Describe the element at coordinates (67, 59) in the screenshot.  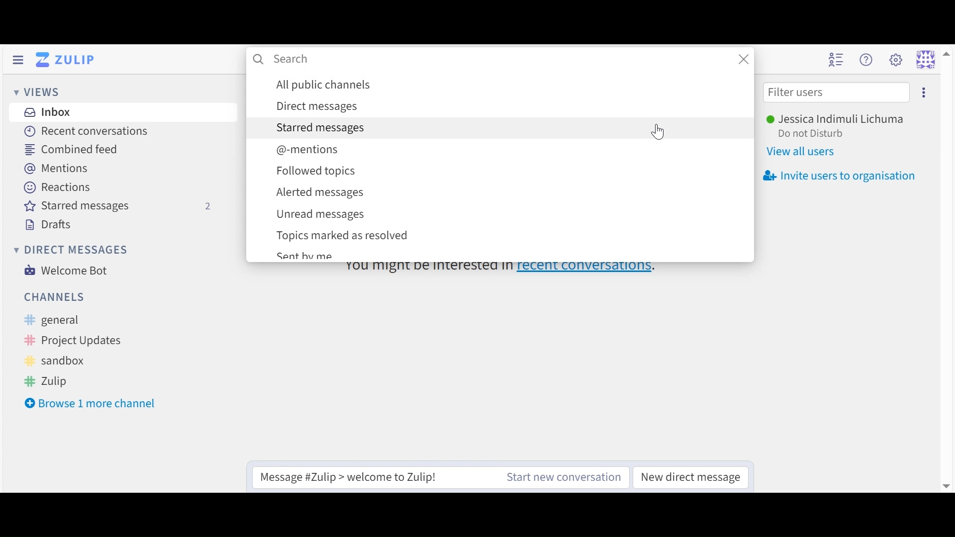
I see `Go to Home View (Inbox)` at that location.